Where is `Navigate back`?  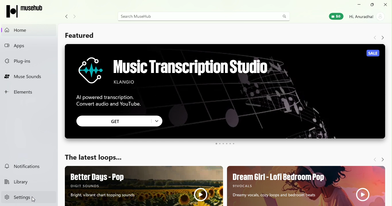
Navigate back is located at coordinates (374, 37).